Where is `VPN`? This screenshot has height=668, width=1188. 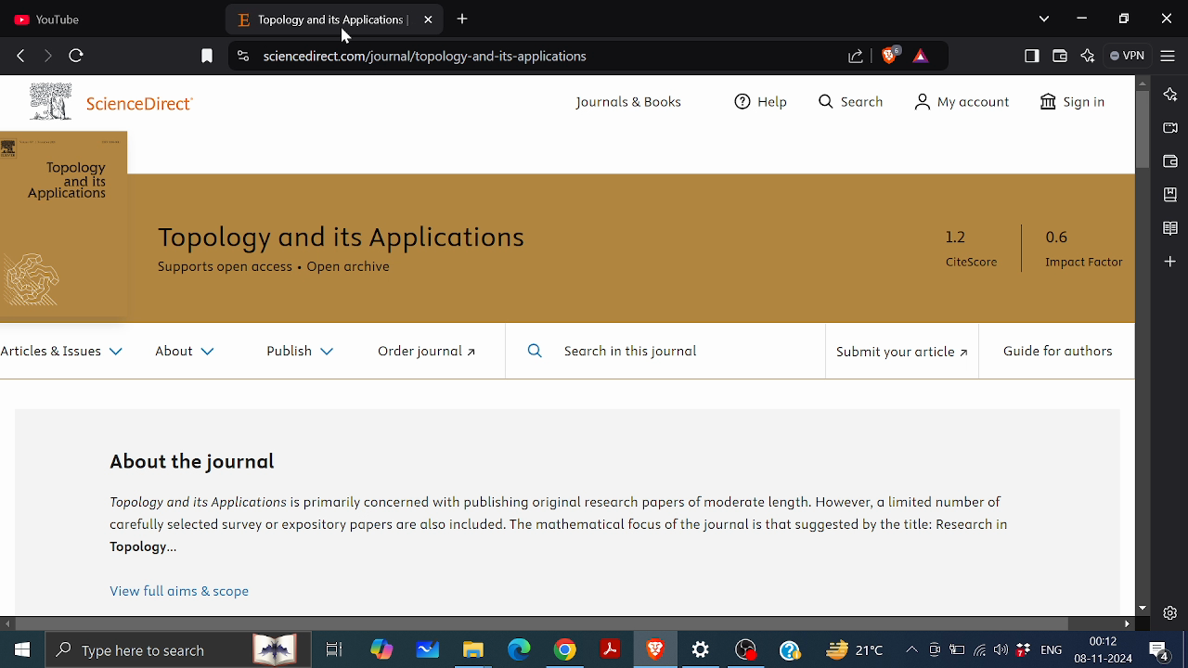 VPN is located at coordinates (1130, 56).